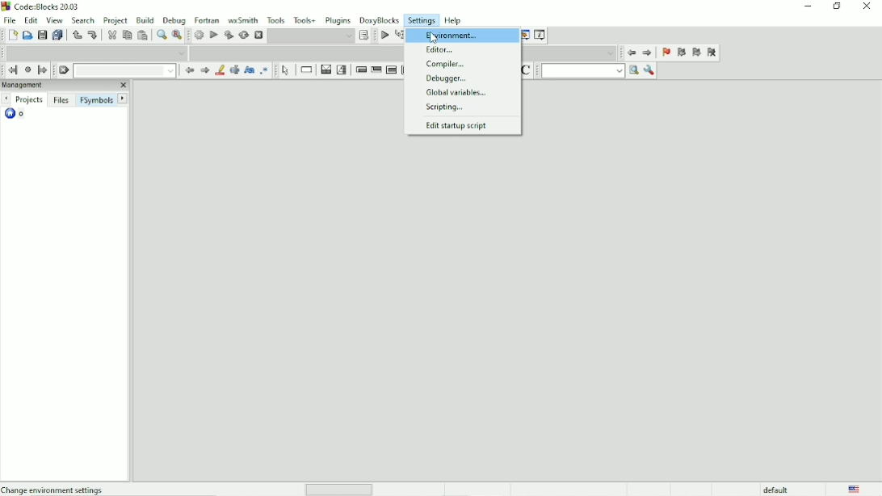 This screenshot has width=882, height=496. I want to click on Settings, so click(422, 19).